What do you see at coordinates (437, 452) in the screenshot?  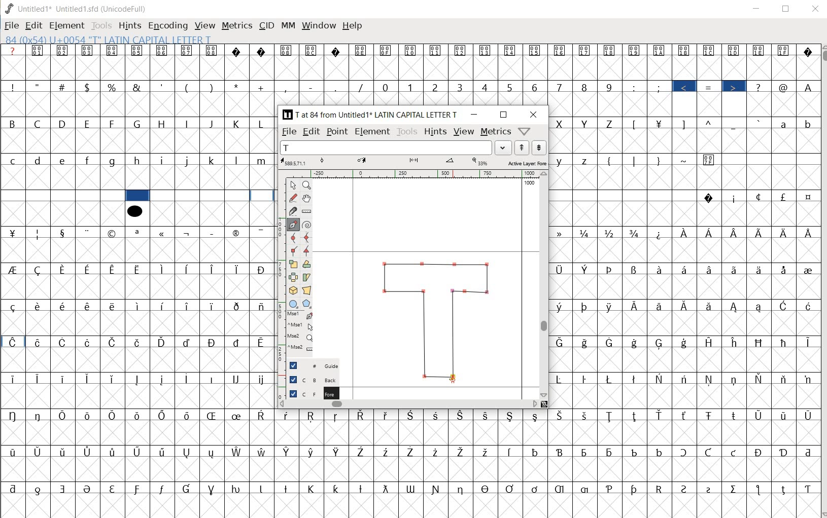 I see `Symbol` at bounding box center [437, 452].